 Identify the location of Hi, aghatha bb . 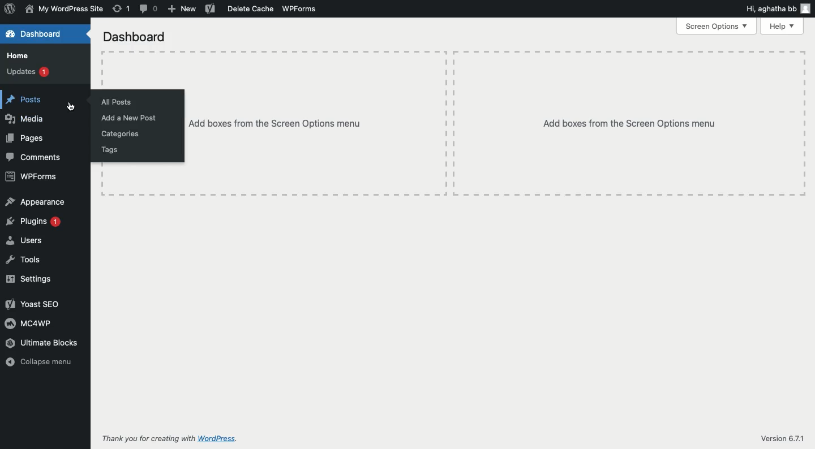
(778, 8).